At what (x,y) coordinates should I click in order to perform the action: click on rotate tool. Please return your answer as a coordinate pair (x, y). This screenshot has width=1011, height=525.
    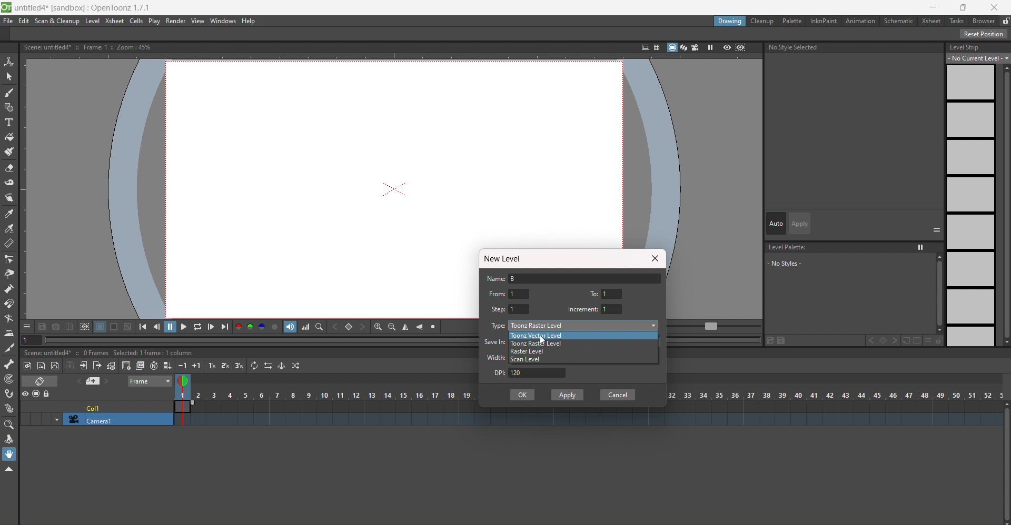
    Looking at the image, I should click on (8, 440).